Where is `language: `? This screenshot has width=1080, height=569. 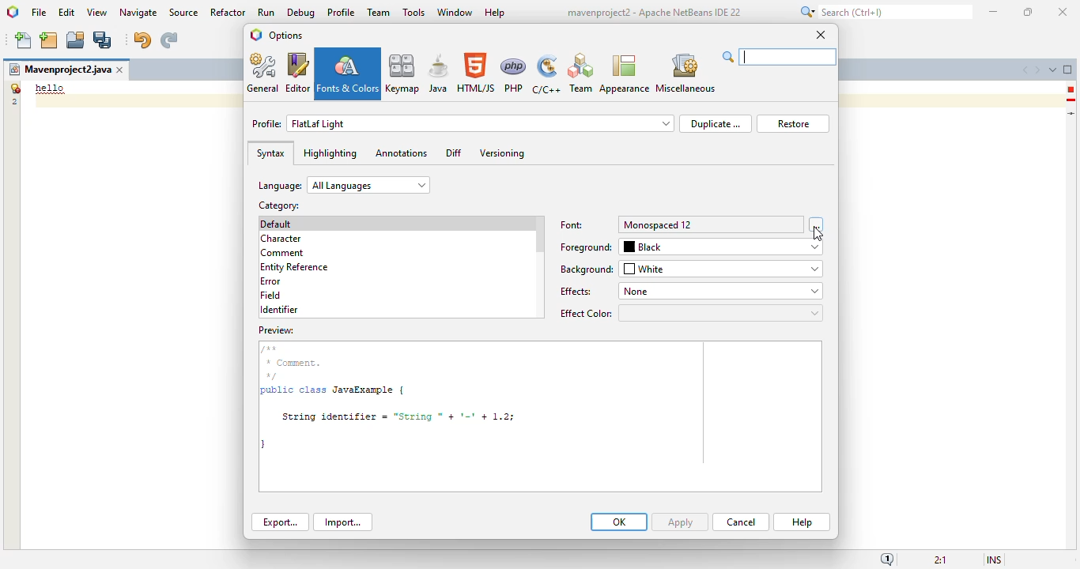 language:  is located at coordinates (344, 185).